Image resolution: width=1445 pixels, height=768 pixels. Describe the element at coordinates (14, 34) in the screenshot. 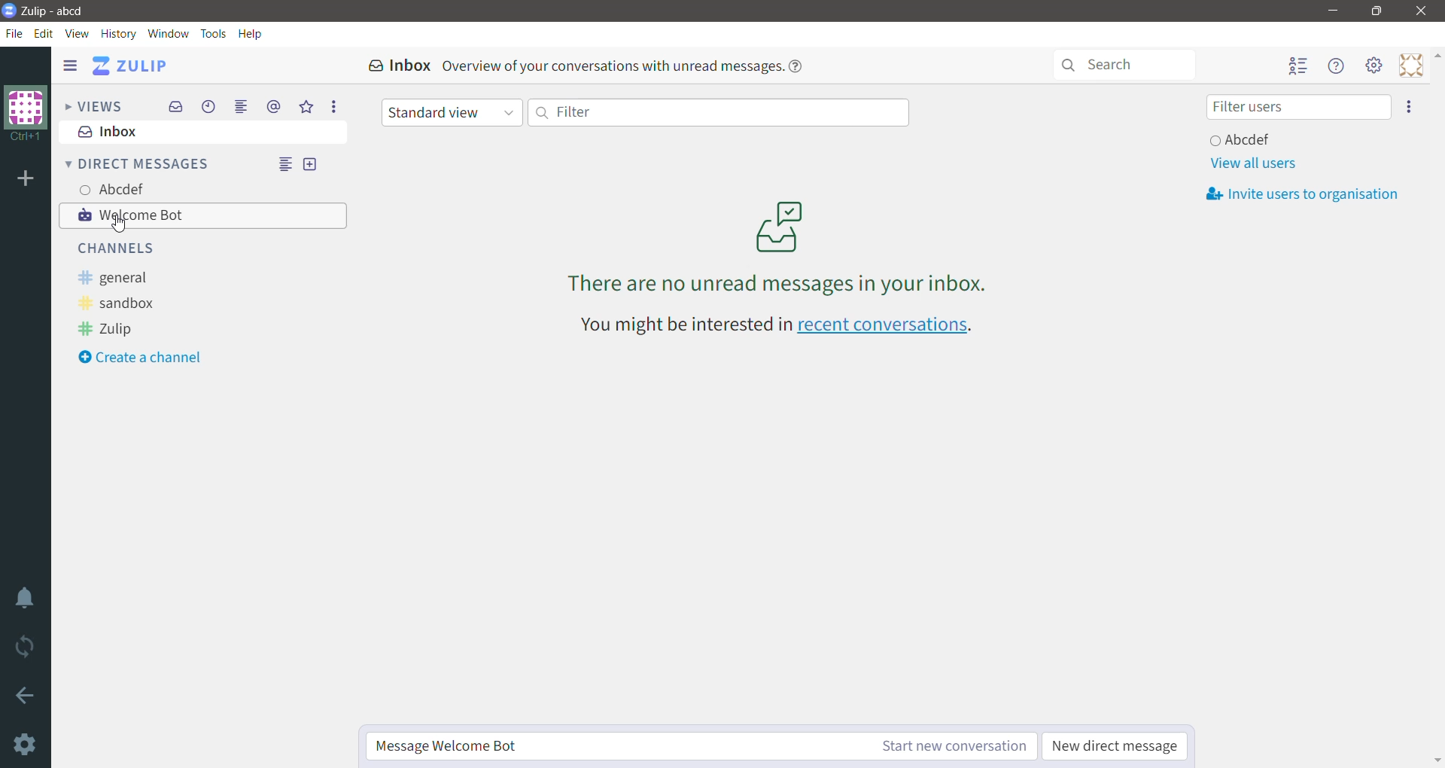

I see `File` at that location.